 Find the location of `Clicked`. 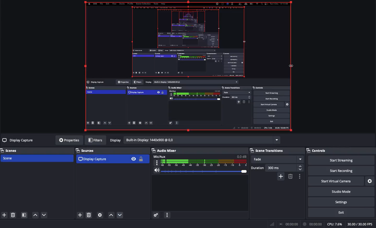

Clicked is located at coordinates (186, 66).